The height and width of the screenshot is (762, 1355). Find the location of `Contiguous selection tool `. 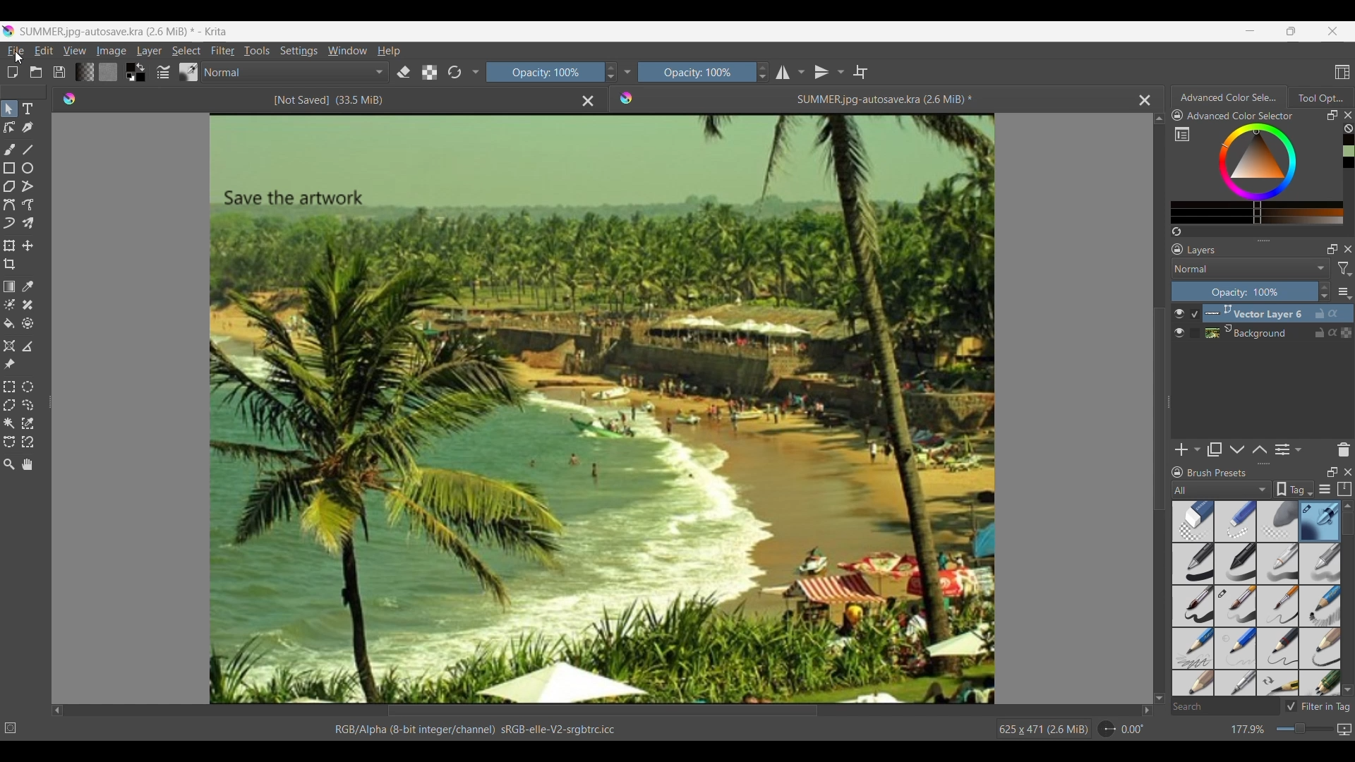

Contiguous selection tool  is located at coordinates (8, 423).